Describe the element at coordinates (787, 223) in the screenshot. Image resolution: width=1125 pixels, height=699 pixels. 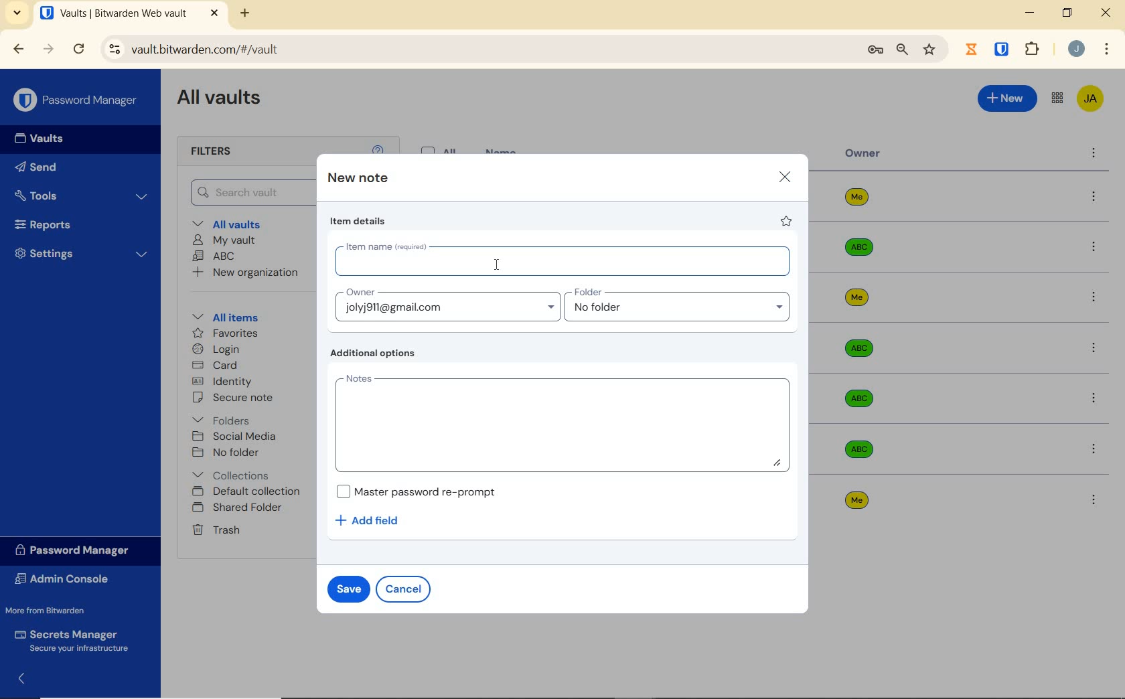
I see `favorite` at that location.